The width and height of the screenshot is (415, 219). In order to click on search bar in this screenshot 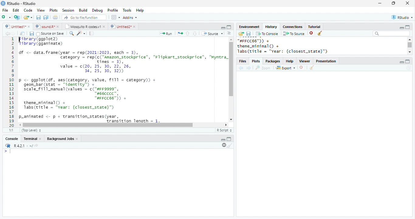, I will do `click(391, 33)`.